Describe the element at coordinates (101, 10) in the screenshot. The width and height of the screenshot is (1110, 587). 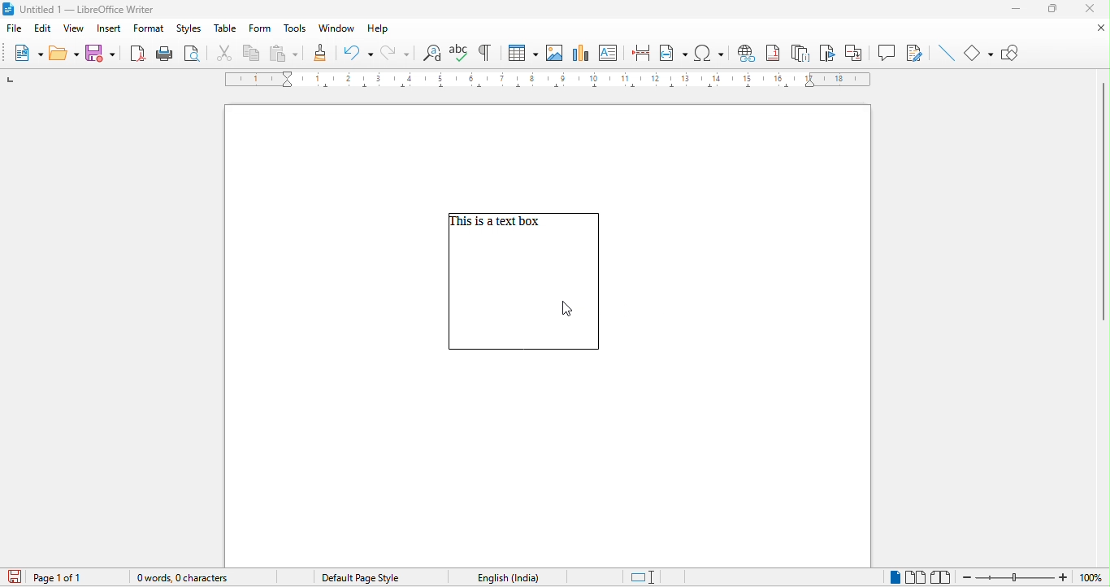
I see `untitied | — Libreoffice writer` at that location.